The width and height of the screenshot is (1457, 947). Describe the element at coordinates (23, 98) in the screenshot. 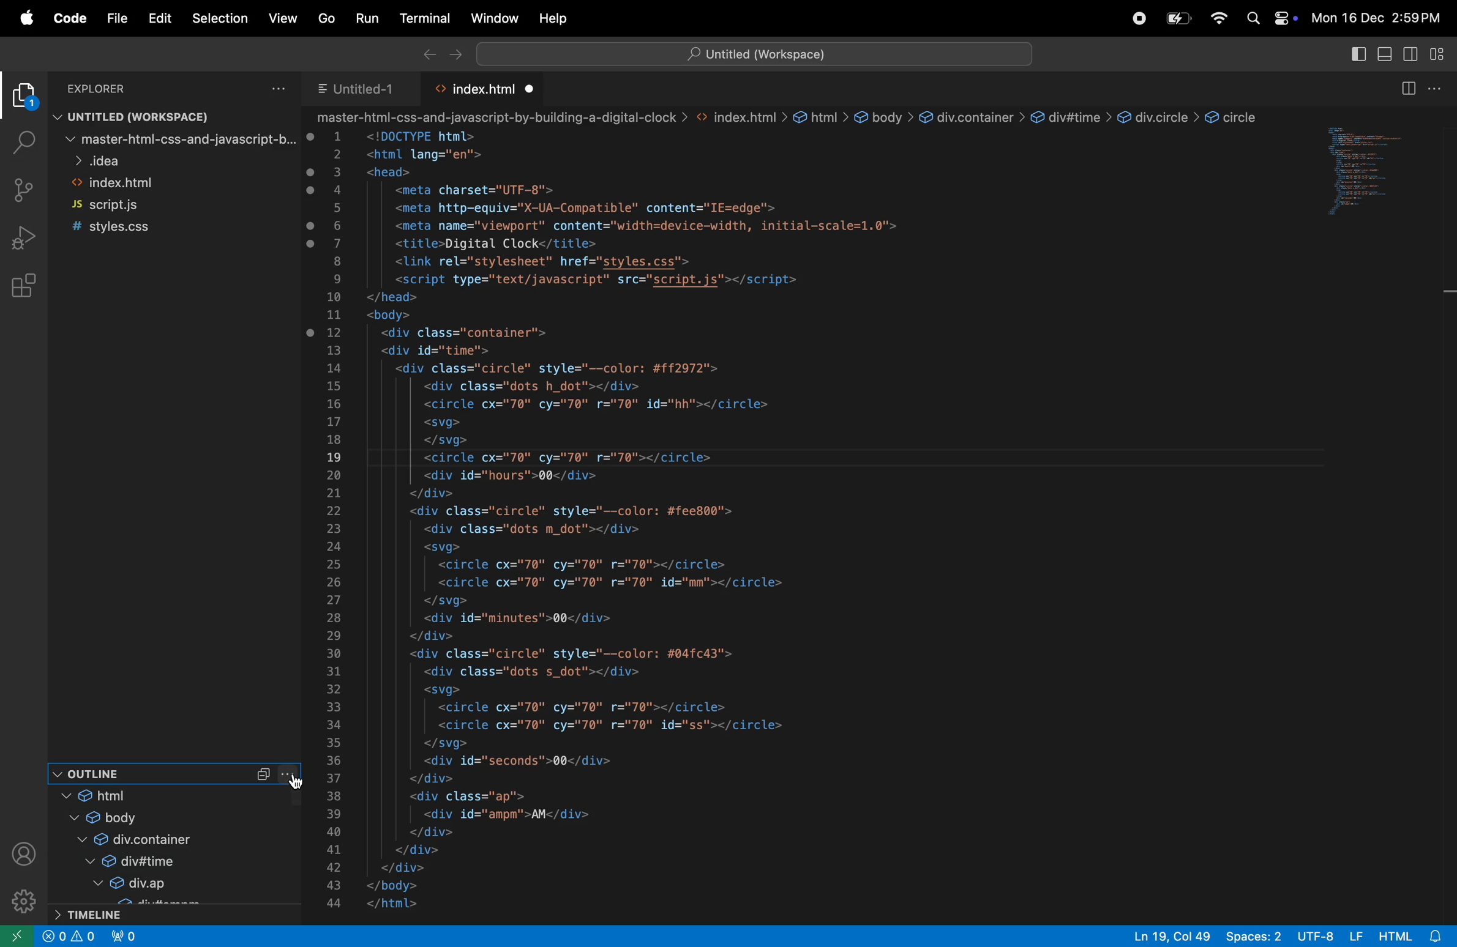

I see `explorer` at that location.